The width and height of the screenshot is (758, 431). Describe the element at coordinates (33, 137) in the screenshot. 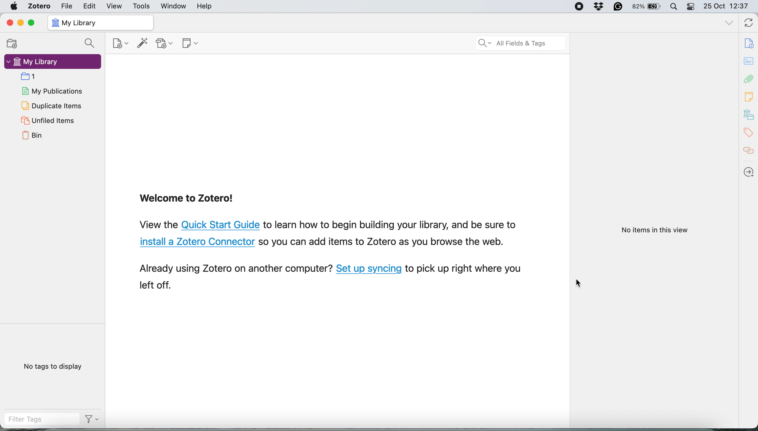

I see `bin` at that location.